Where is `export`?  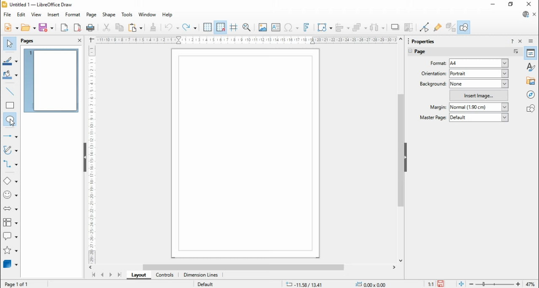 export is located at coordinates (64, 27).